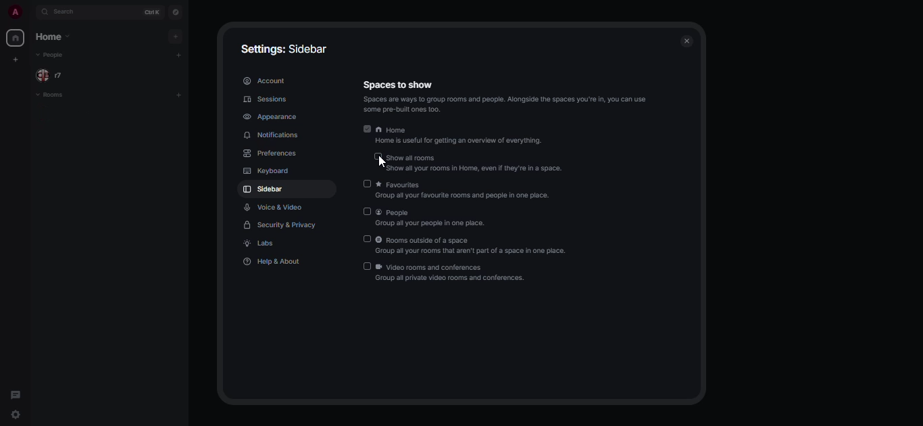 The width and height of the screenshot is (923, 426). Describe the element at coordinates (282, 224) in the screenshot. I see `security & privacy` at that location.